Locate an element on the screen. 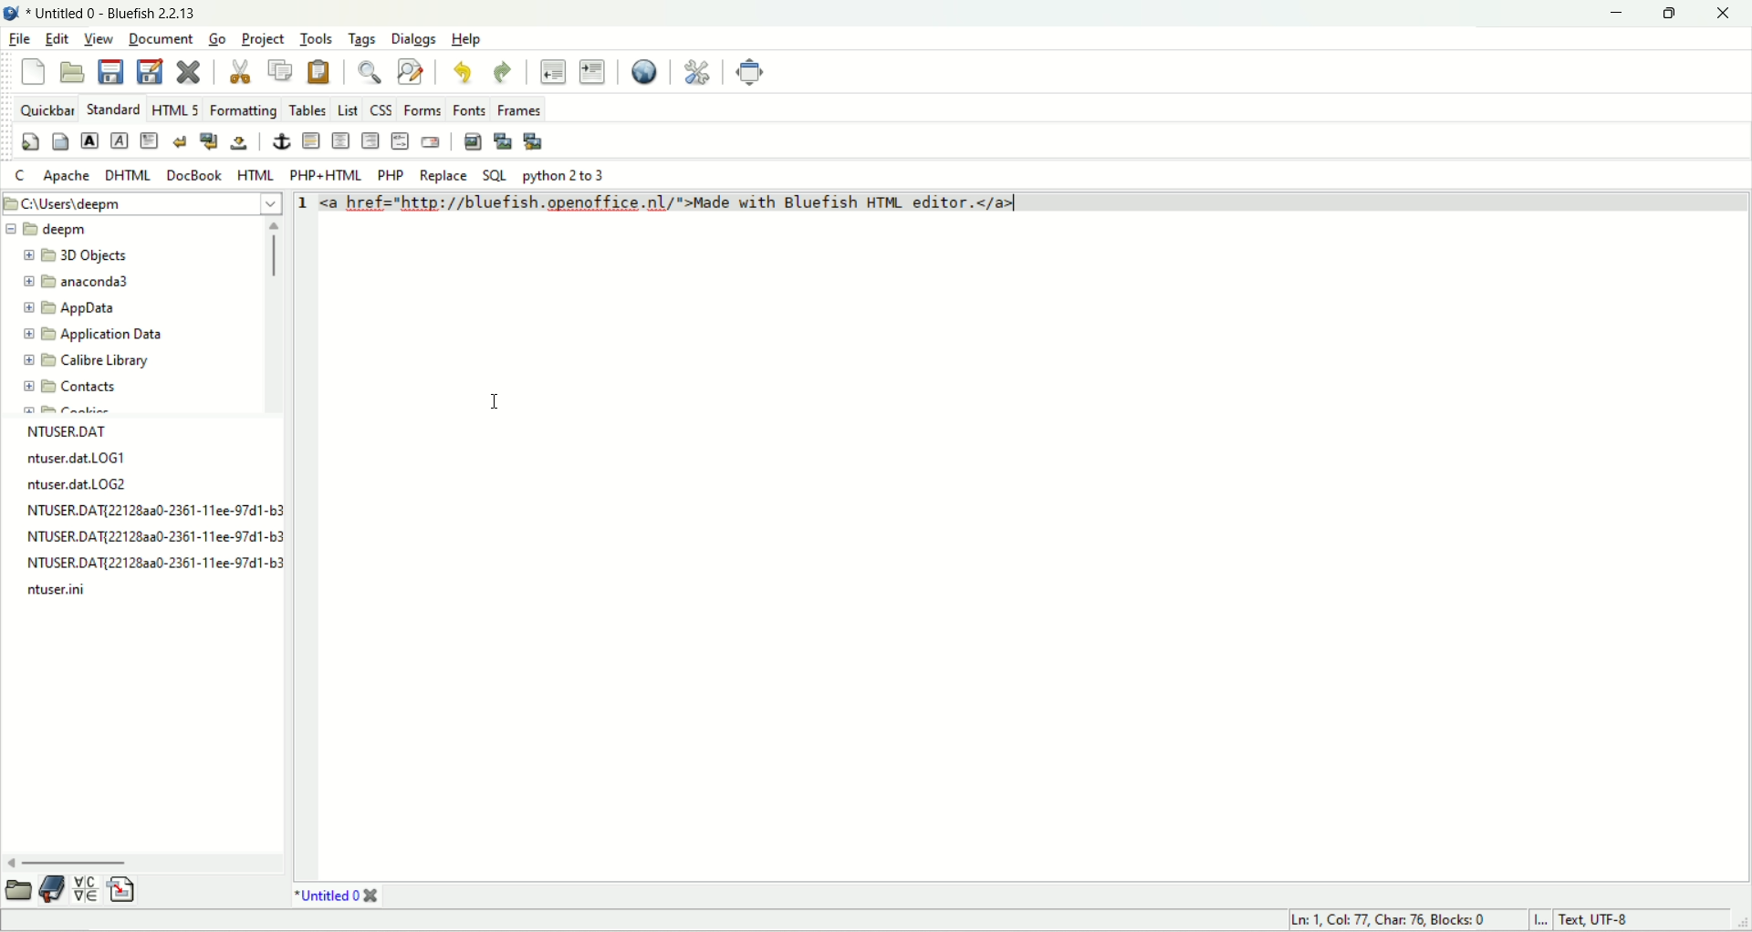  location is located at coordinates (141, 204).